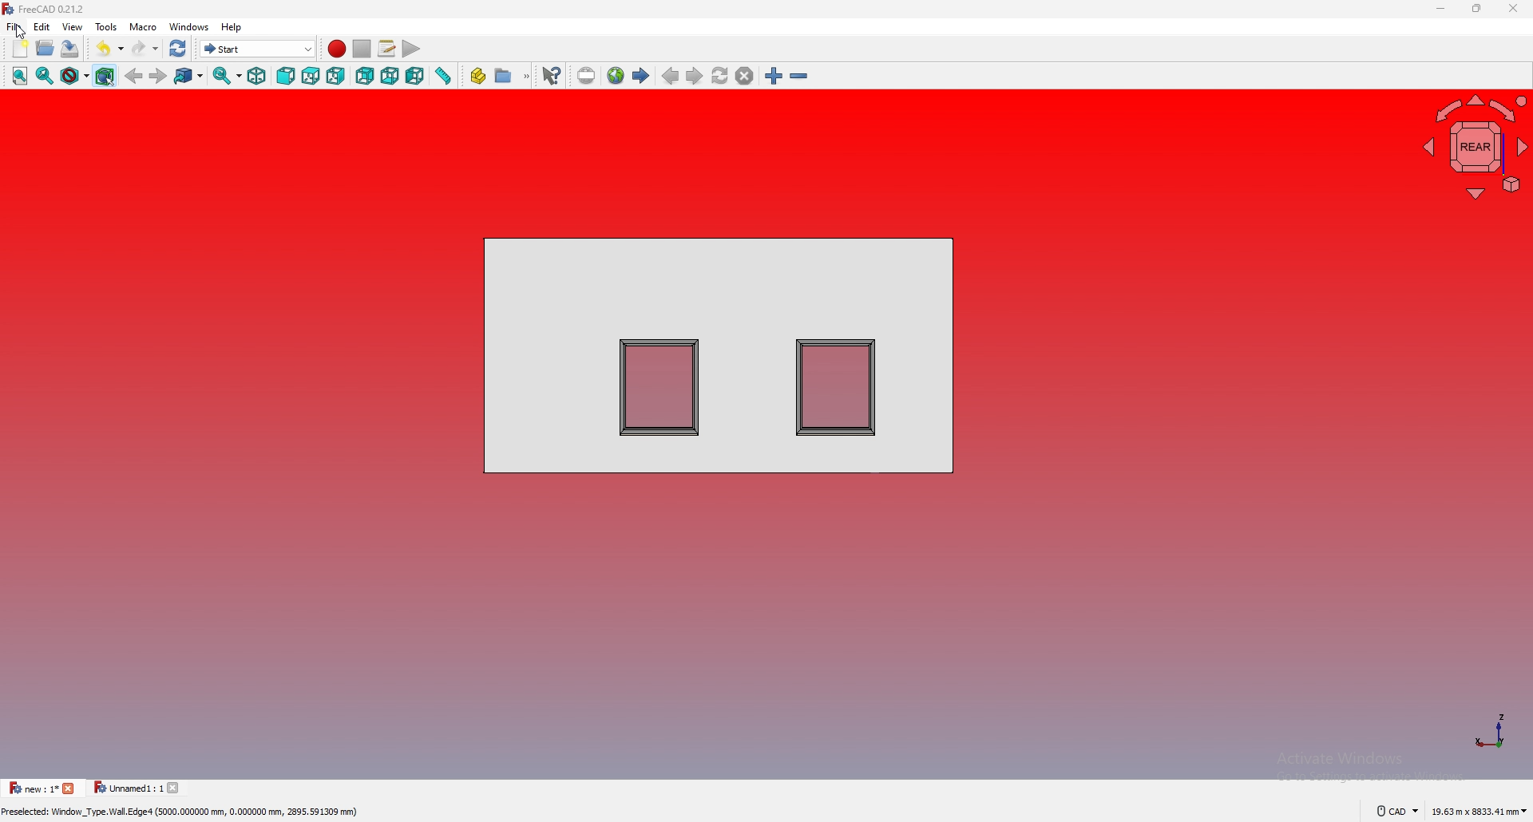 This screenshot has height=822, width=1533. I want to click on next page, so click(695, 76).